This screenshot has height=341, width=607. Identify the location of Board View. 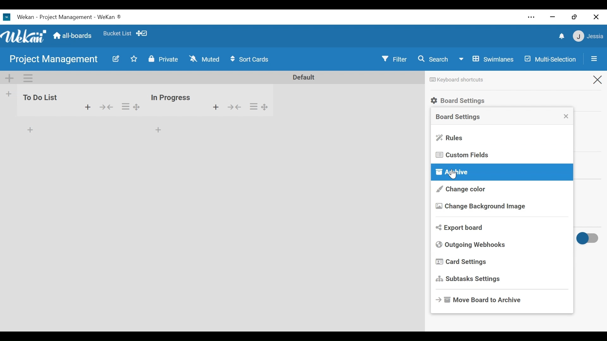
(487, 60).